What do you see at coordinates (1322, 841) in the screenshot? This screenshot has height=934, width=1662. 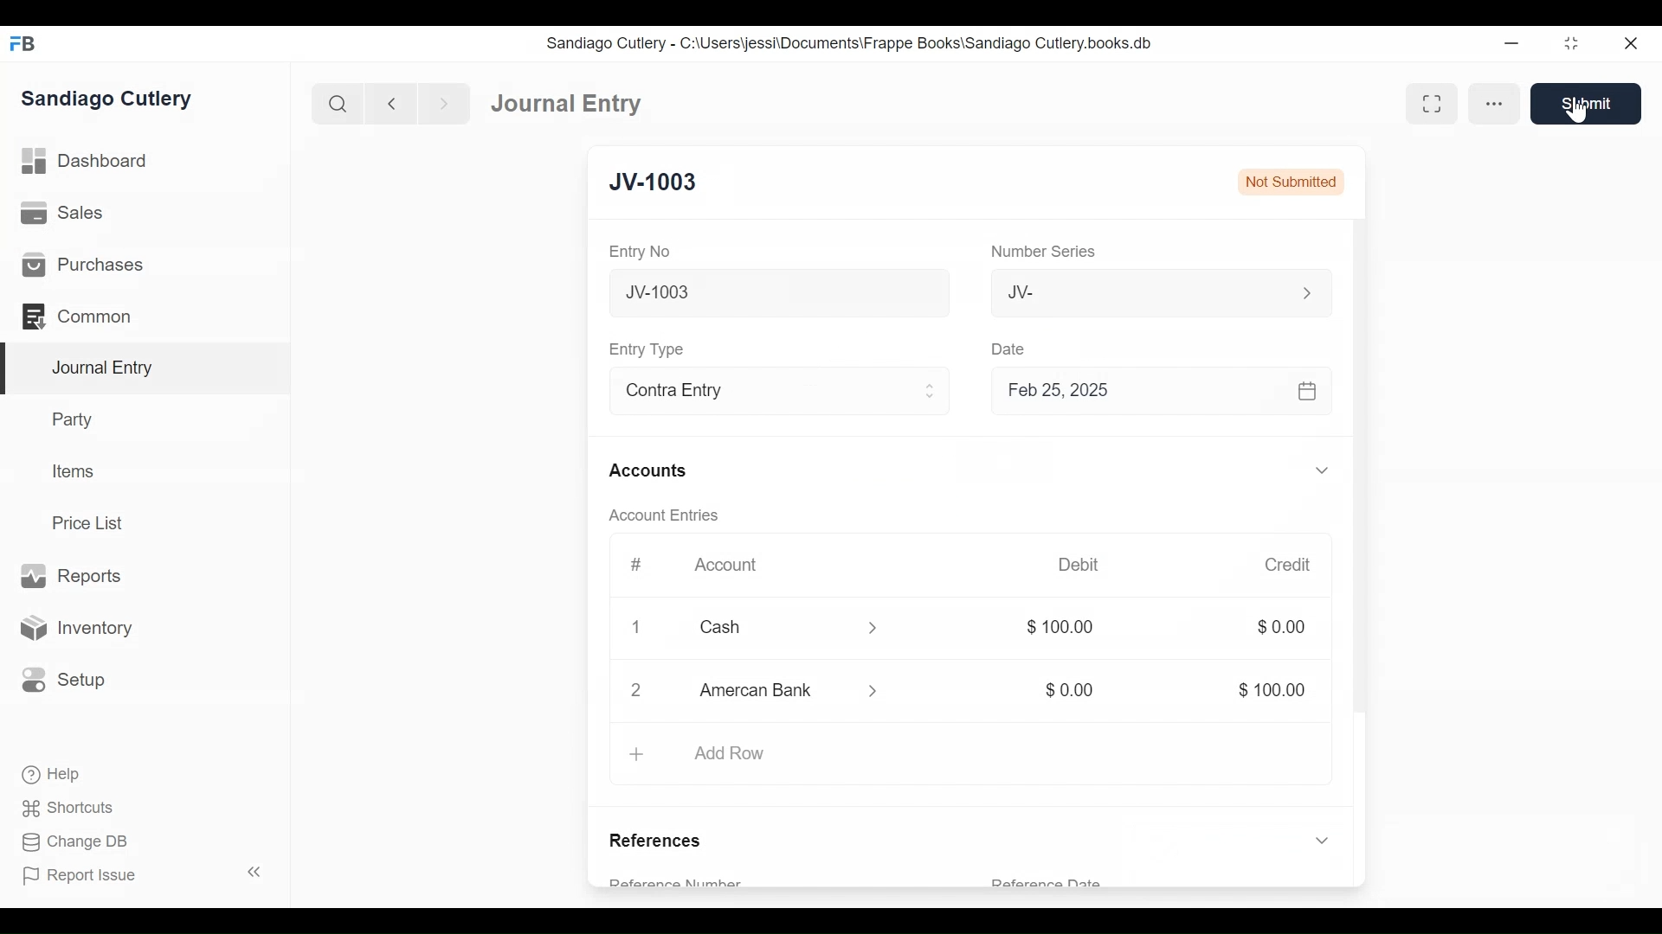 I see `Expand` at bounding box center [1322, 841].